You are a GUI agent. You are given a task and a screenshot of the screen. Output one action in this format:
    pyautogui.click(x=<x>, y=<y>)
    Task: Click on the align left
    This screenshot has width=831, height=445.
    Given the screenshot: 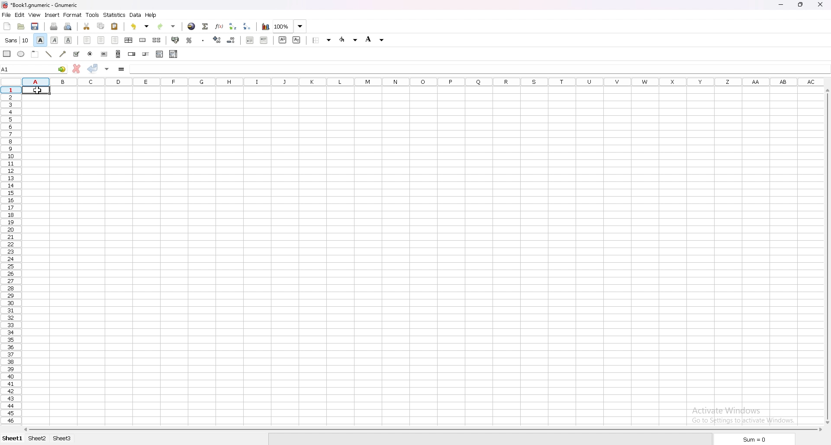 What is the action you would take?
    pyautogui.click(x=87, y=40)
    